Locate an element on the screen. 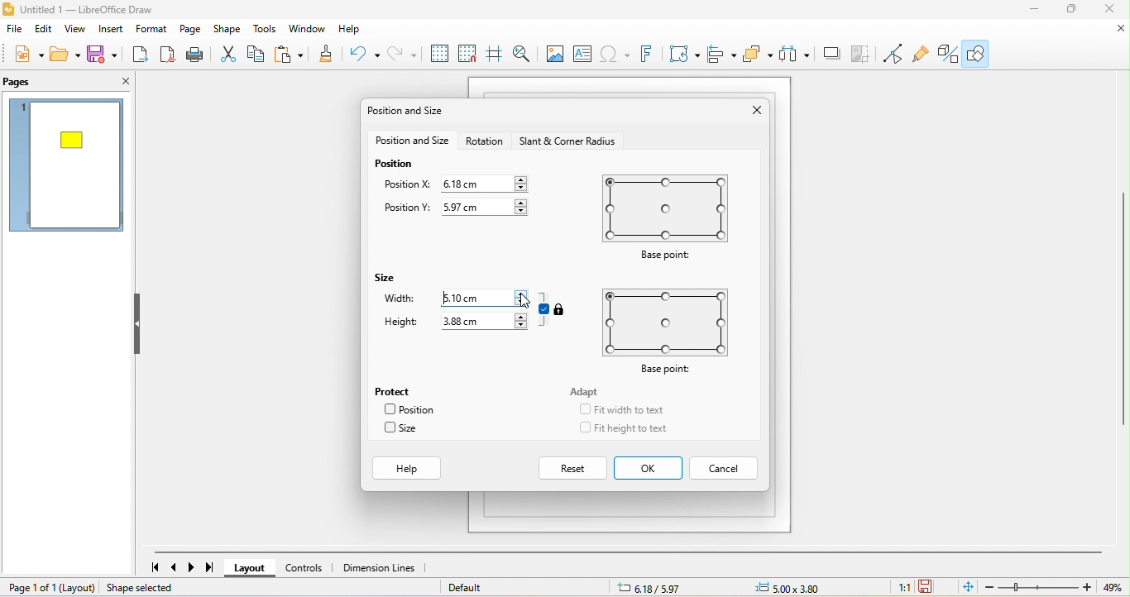  previous page is located at coordinates (175, 568).